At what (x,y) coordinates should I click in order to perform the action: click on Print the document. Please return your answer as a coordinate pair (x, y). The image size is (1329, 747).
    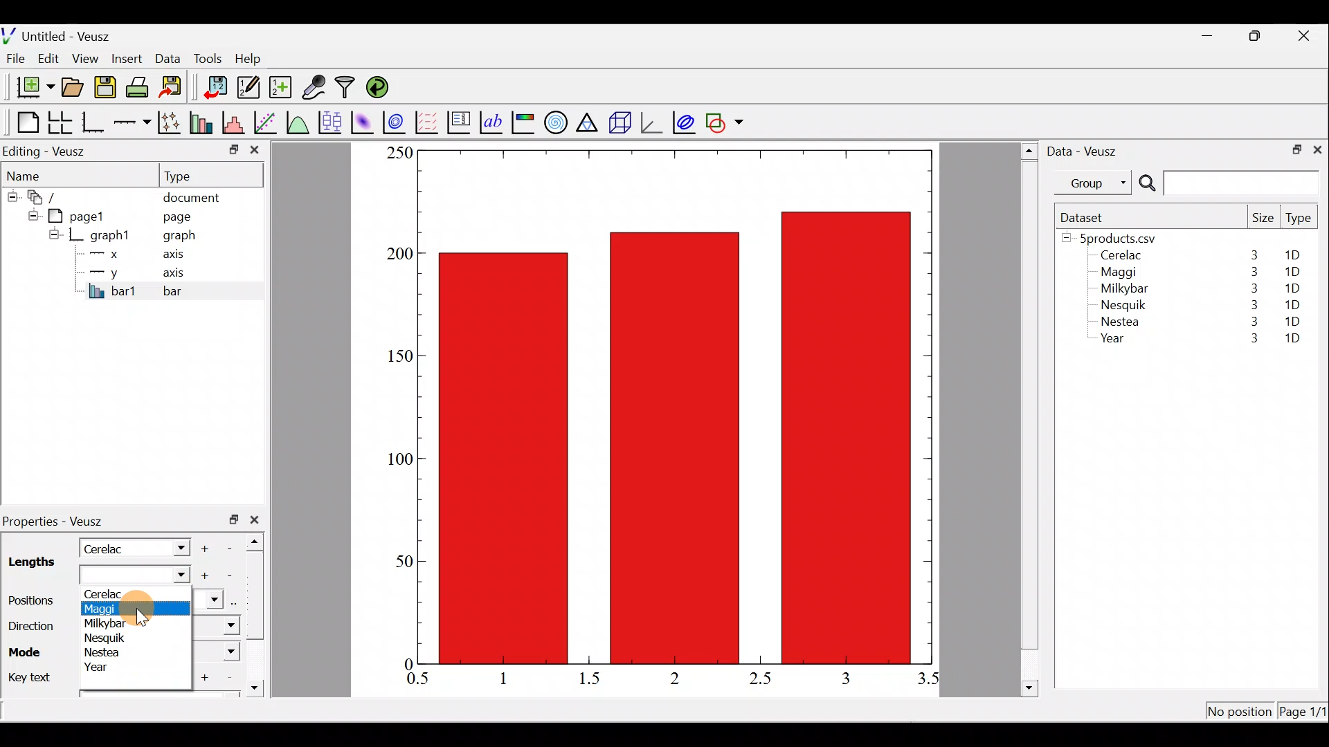
    Looking at the image, I should click on (141, 86).